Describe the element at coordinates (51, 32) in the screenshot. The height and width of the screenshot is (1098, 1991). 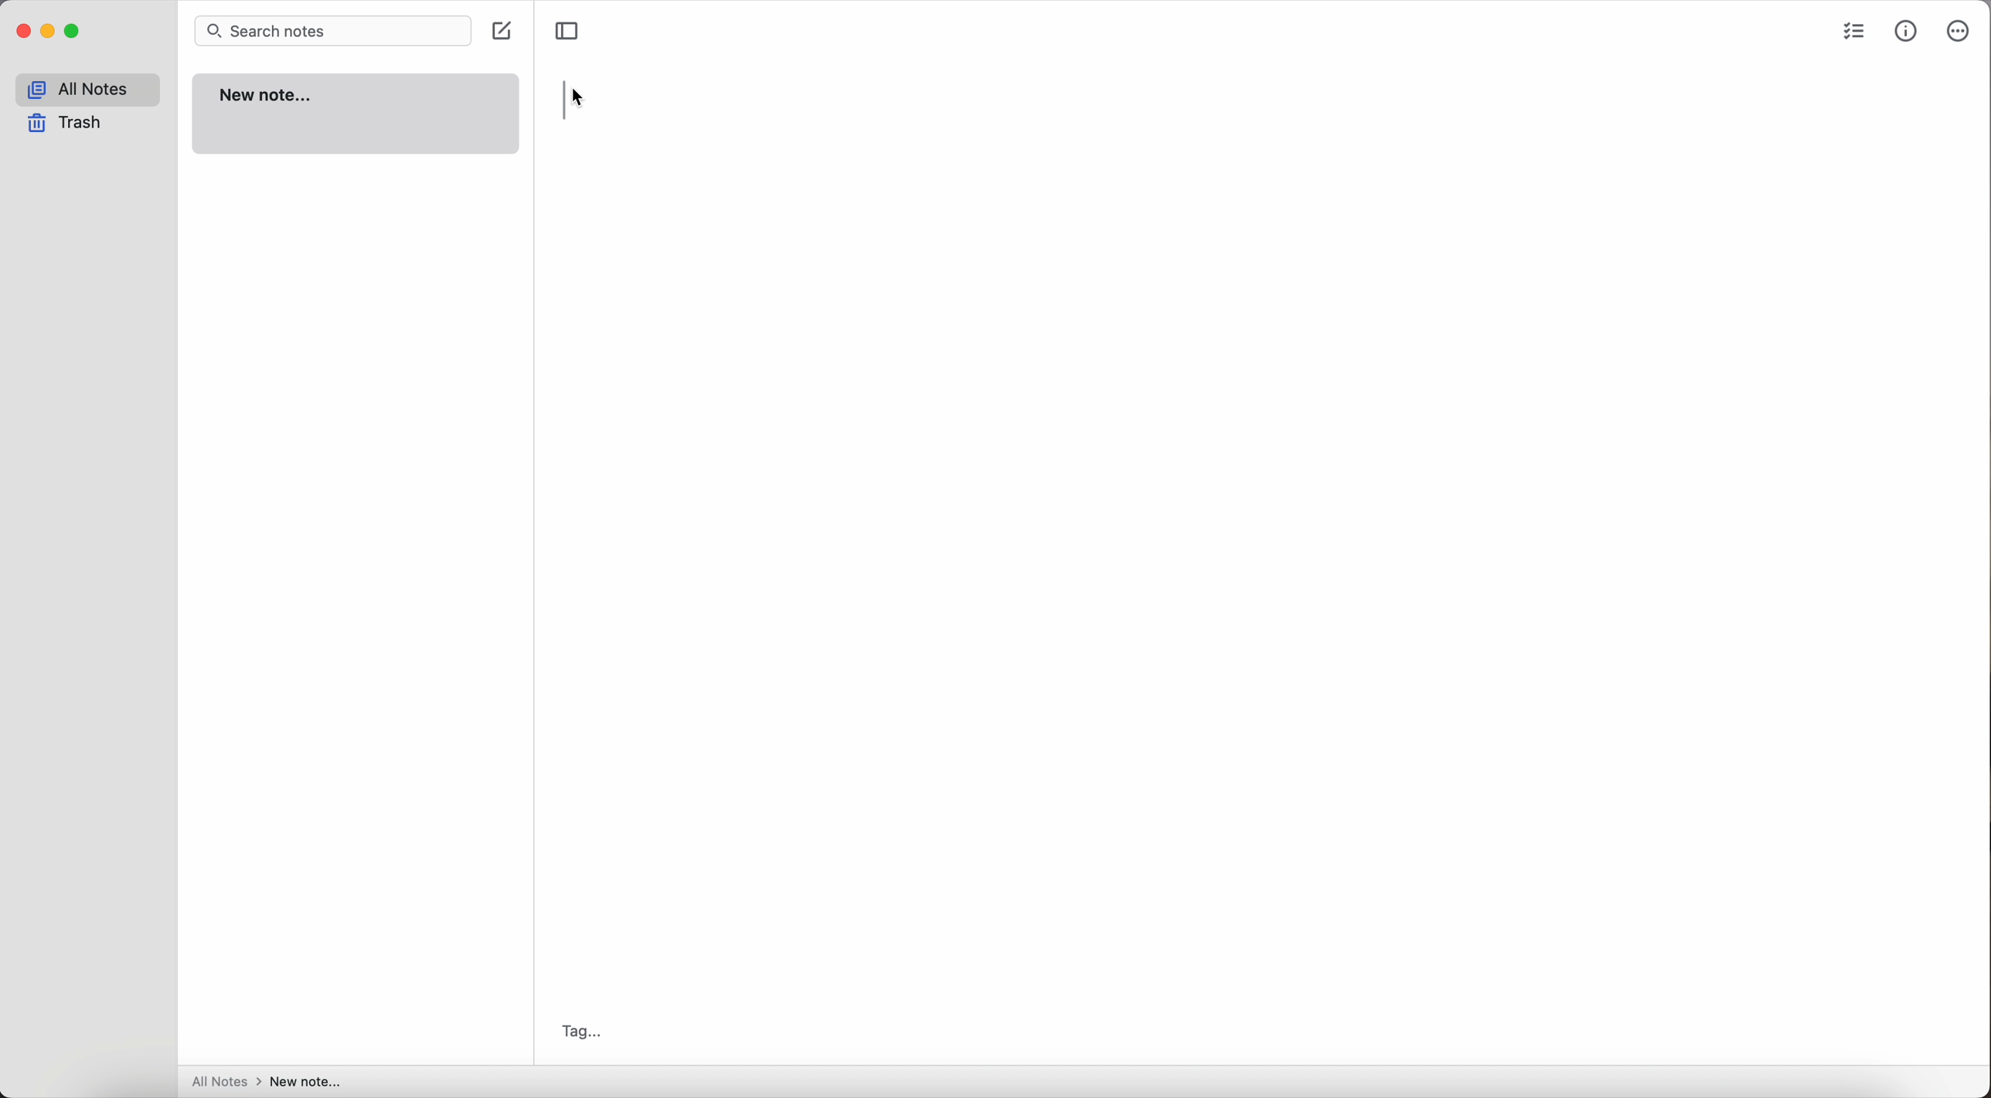
I see `minimize Simplenote` at that location.